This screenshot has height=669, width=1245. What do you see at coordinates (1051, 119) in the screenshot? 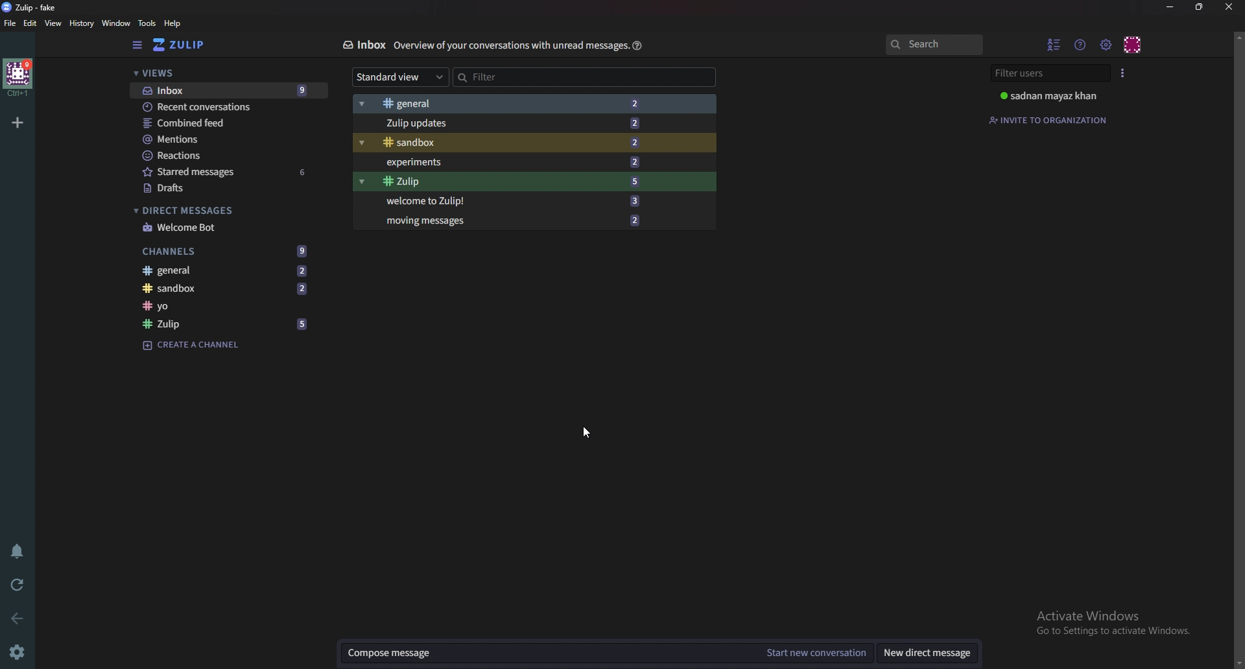
I see `Invite to organization` at bounding box center [1051, 119].